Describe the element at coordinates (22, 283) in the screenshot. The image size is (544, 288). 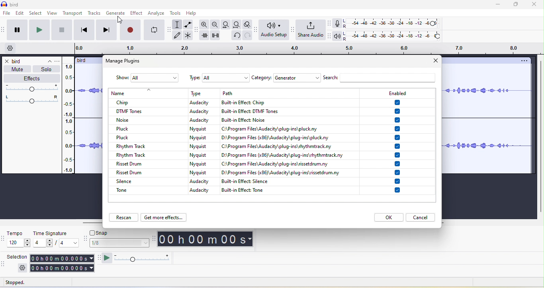
I see `stopped` at that location.